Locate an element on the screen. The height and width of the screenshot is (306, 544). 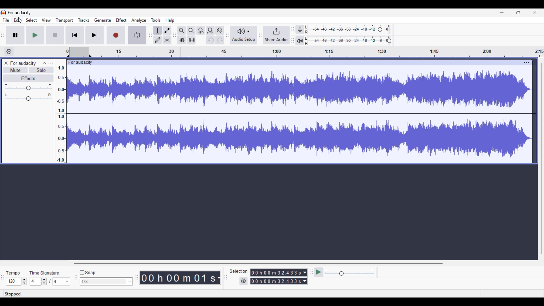
Collapse  is located at coordinates (44, 63).